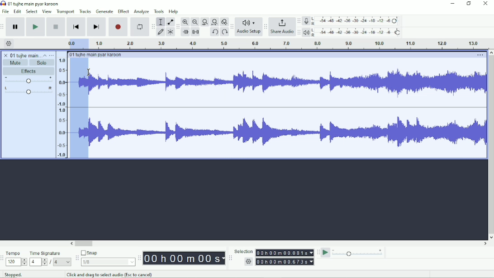 The height and width of the screenshot is (278, 494). What do you see at coordinates (352, 21) in the screenshot?
I see `Record Meter` at bounding box center [352, 21].